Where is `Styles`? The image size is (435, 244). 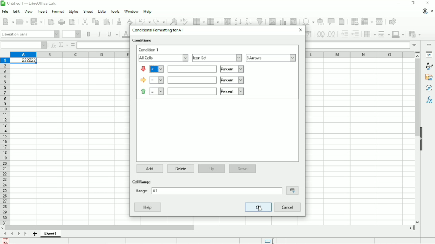 Styles is located at coordinates (73, 11).